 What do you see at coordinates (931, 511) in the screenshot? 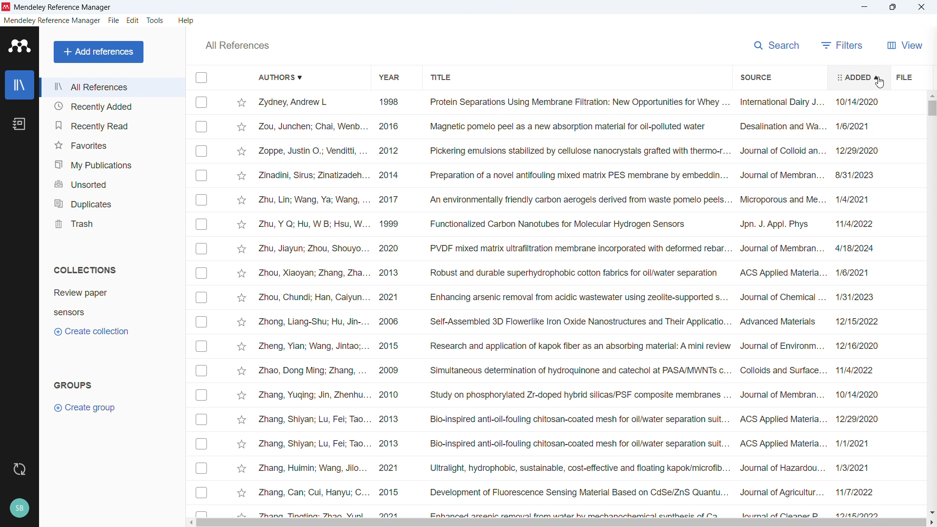
I see `Scroll down ` at bounding box center [931, 511].